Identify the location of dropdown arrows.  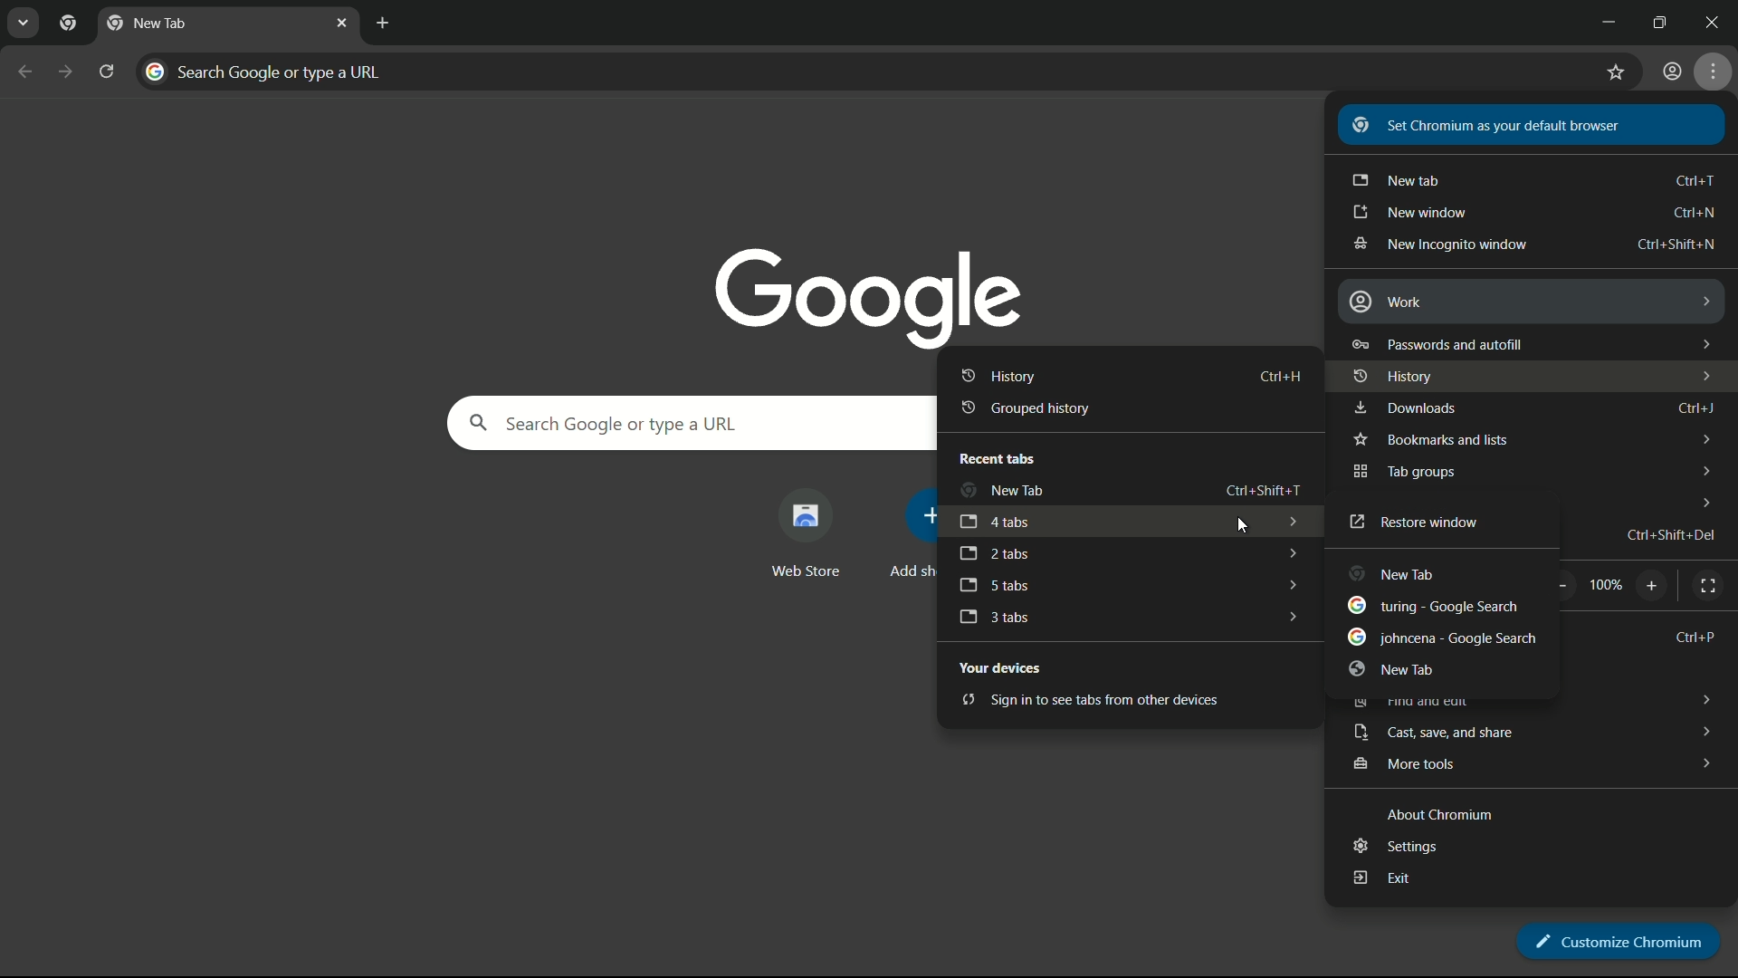
(1700, 376).